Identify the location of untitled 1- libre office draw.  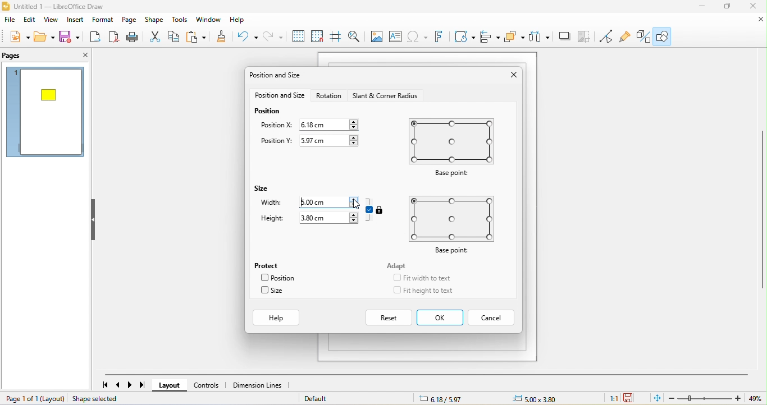
(67, 6).